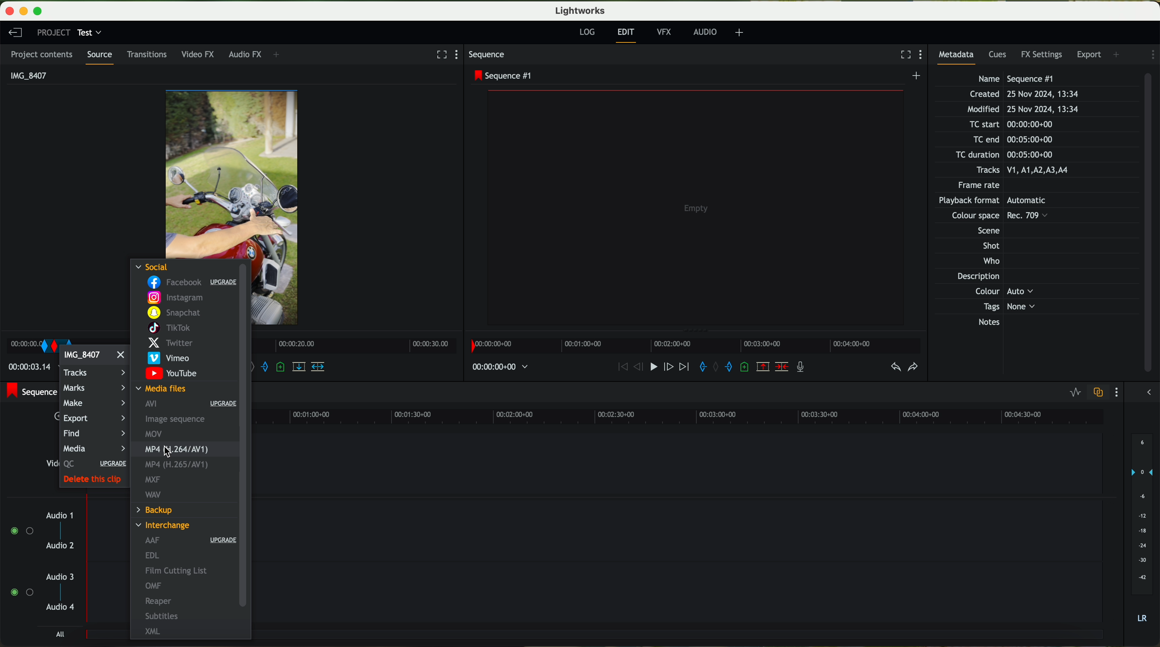  Describe the element at coordinates (1140, 527) in the screenshot. I see `audio output level (dB)` at that location.